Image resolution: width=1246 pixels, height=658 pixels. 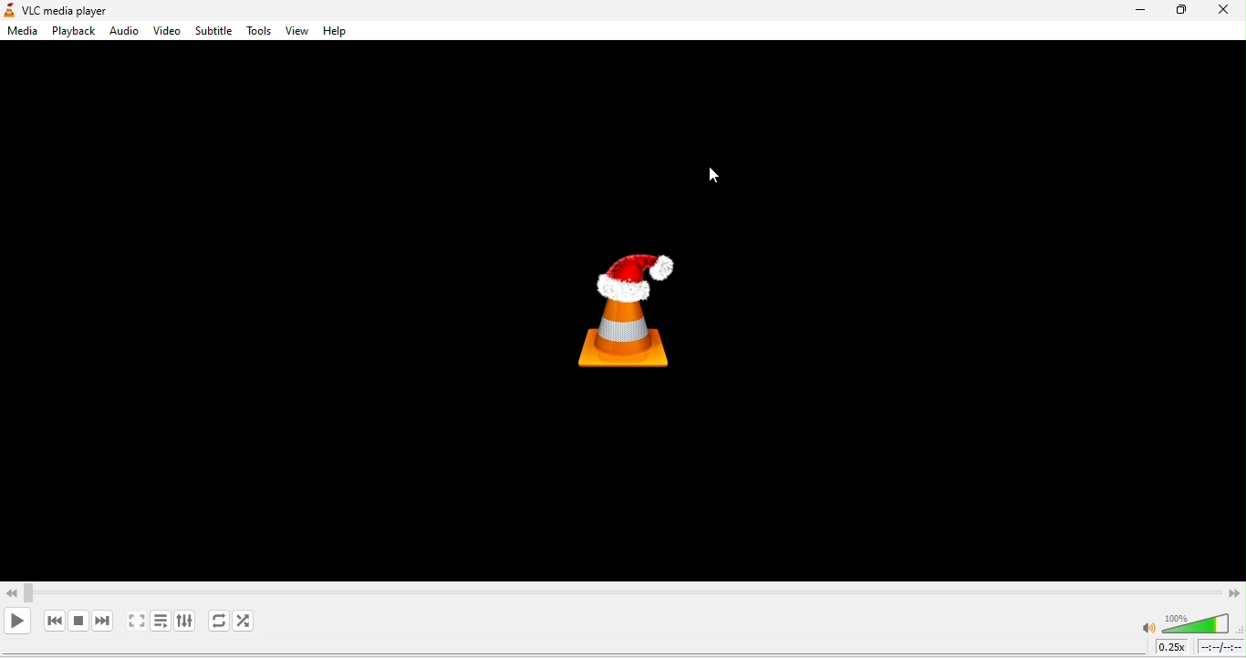 I want to click on video in full screen, so click(x=132, y=624).